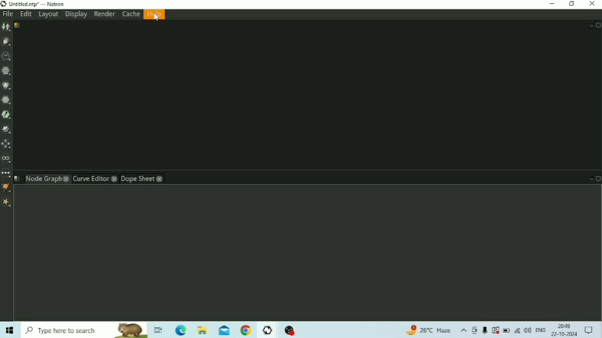  I want to click on Image, so click(6, 27).